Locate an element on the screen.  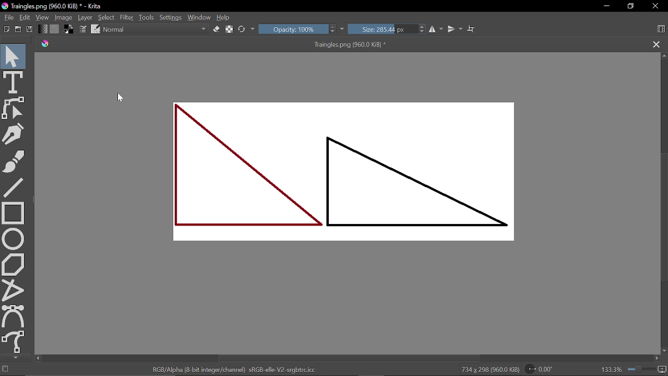
Move down is located at coordinates (664, 350).